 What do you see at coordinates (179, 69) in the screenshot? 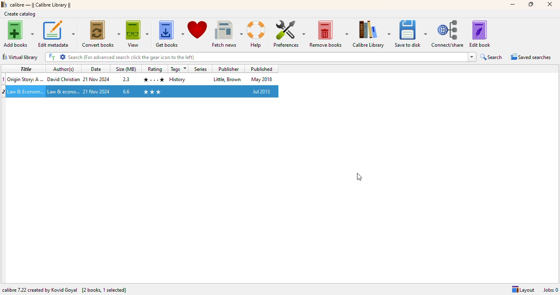
I see `tags` at bounding box center [179, 69].